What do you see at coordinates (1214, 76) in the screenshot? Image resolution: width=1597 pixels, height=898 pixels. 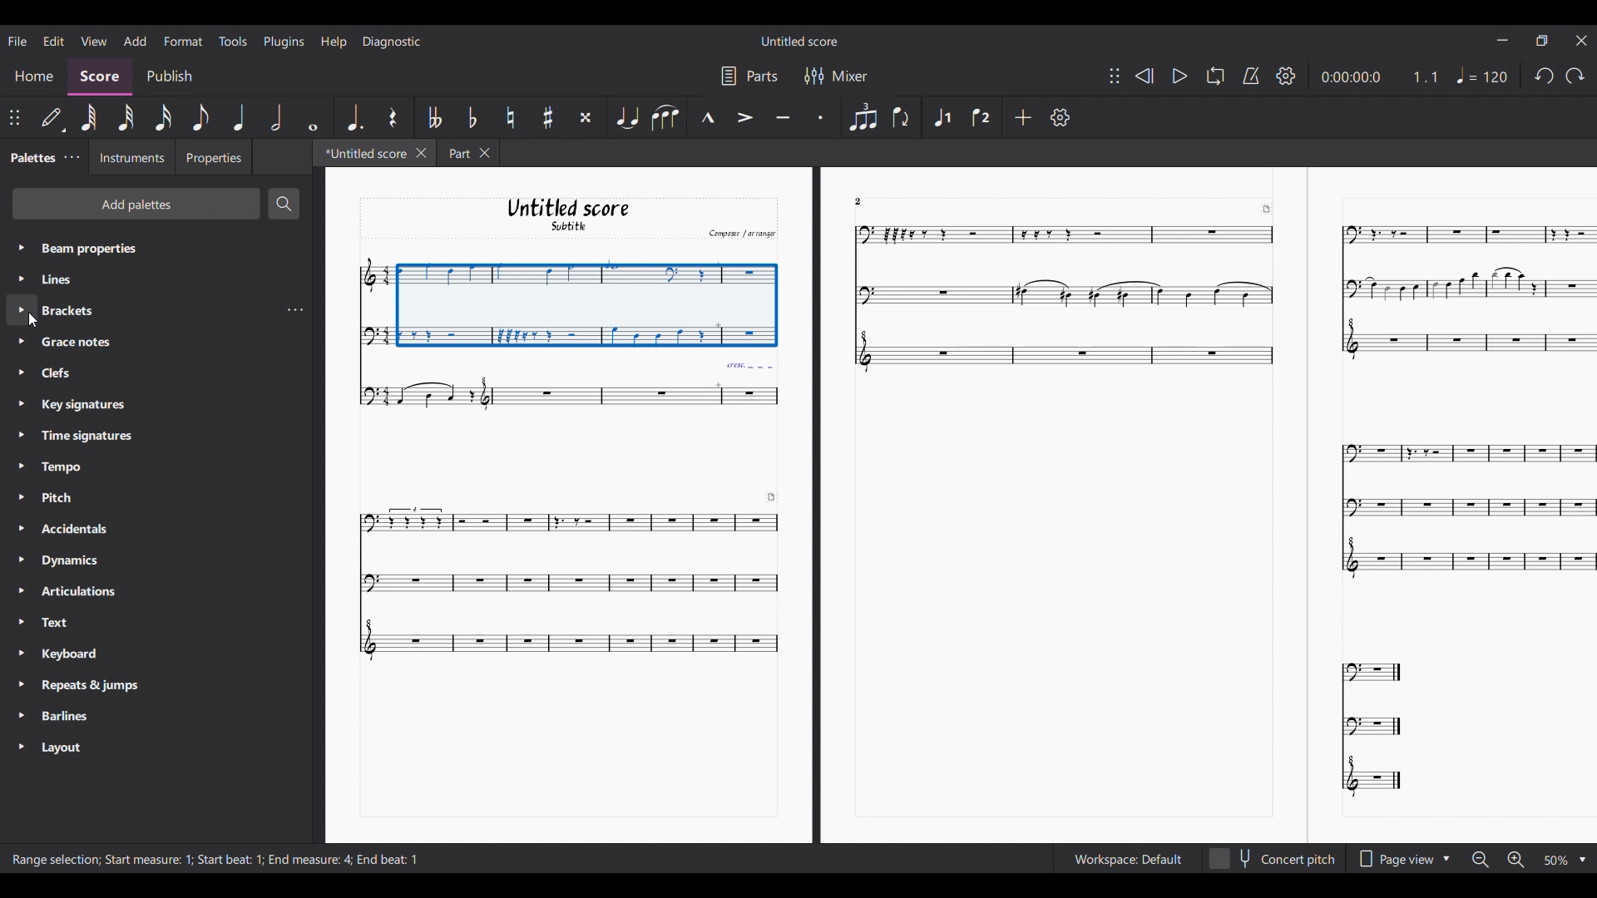 I see `Loop playback` at bounding box center [1214, 76].